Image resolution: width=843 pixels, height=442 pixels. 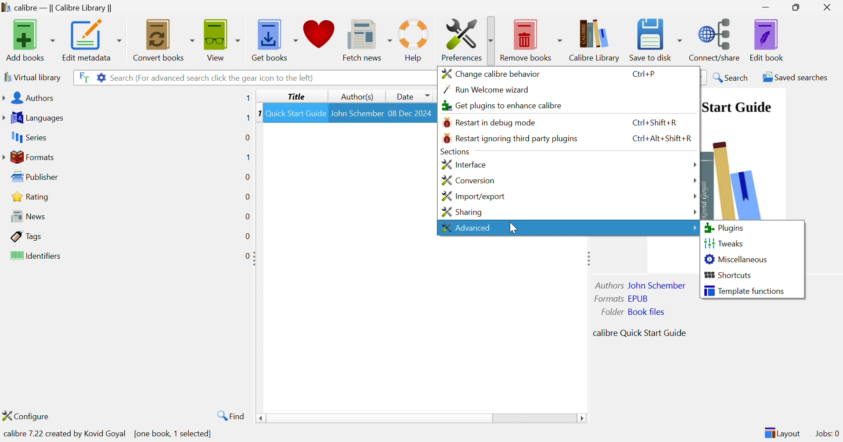 What do you see at coordinates (29, 40) in the screenshot?
I see `Add books` at bounding box center [29, 40].